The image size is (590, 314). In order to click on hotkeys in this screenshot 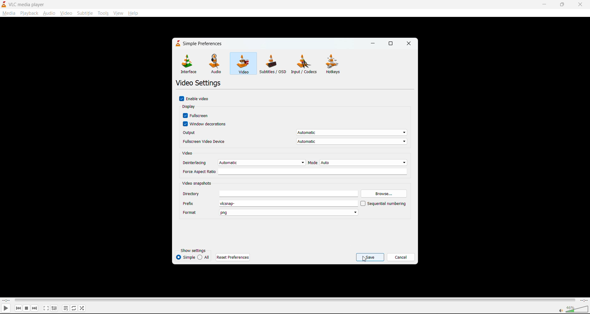, I will do `click(335, 64)`.